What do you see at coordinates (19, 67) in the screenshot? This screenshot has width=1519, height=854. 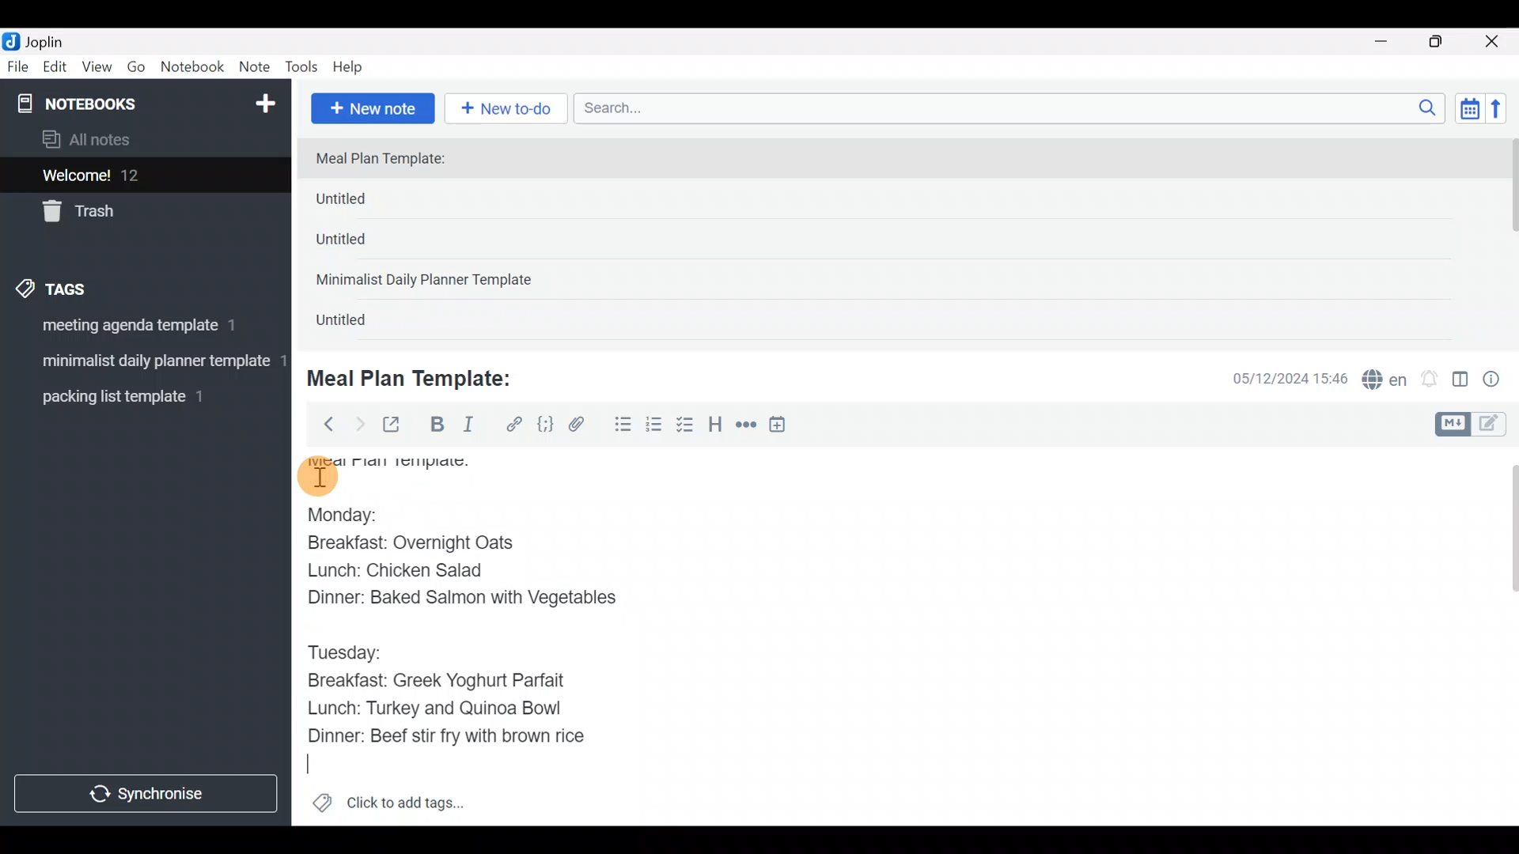 I see `File` at bounding box center [19, 67].